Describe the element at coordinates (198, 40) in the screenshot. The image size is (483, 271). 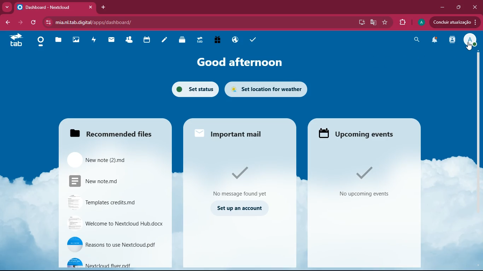
I see `tab` at that location.